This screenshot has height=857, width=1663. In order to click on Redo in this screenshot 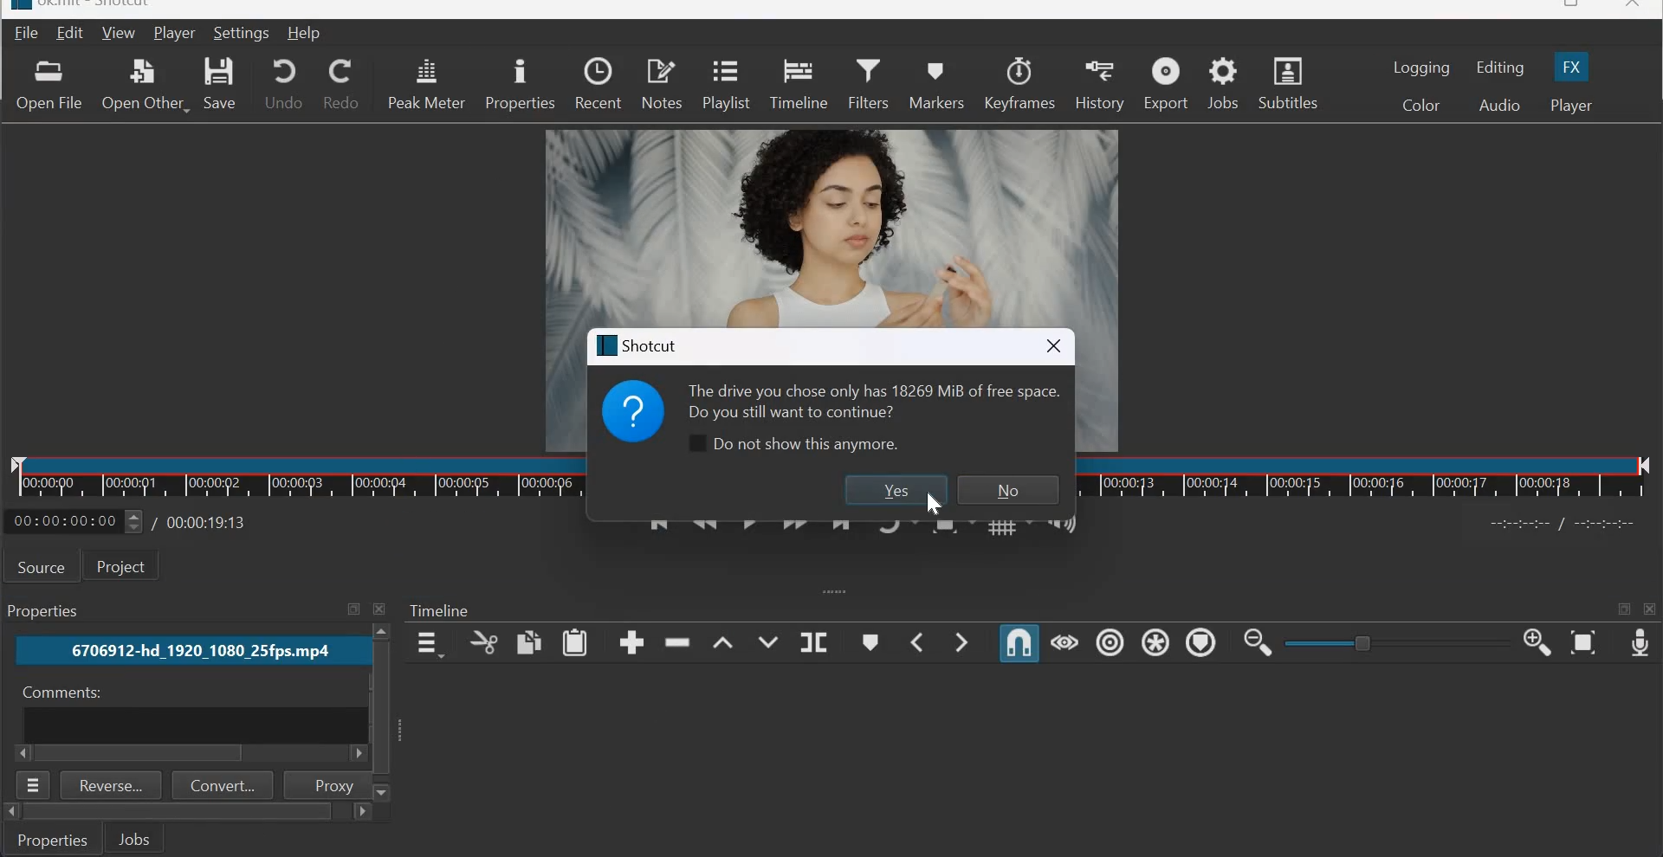, I will do `click(341, 84)`.